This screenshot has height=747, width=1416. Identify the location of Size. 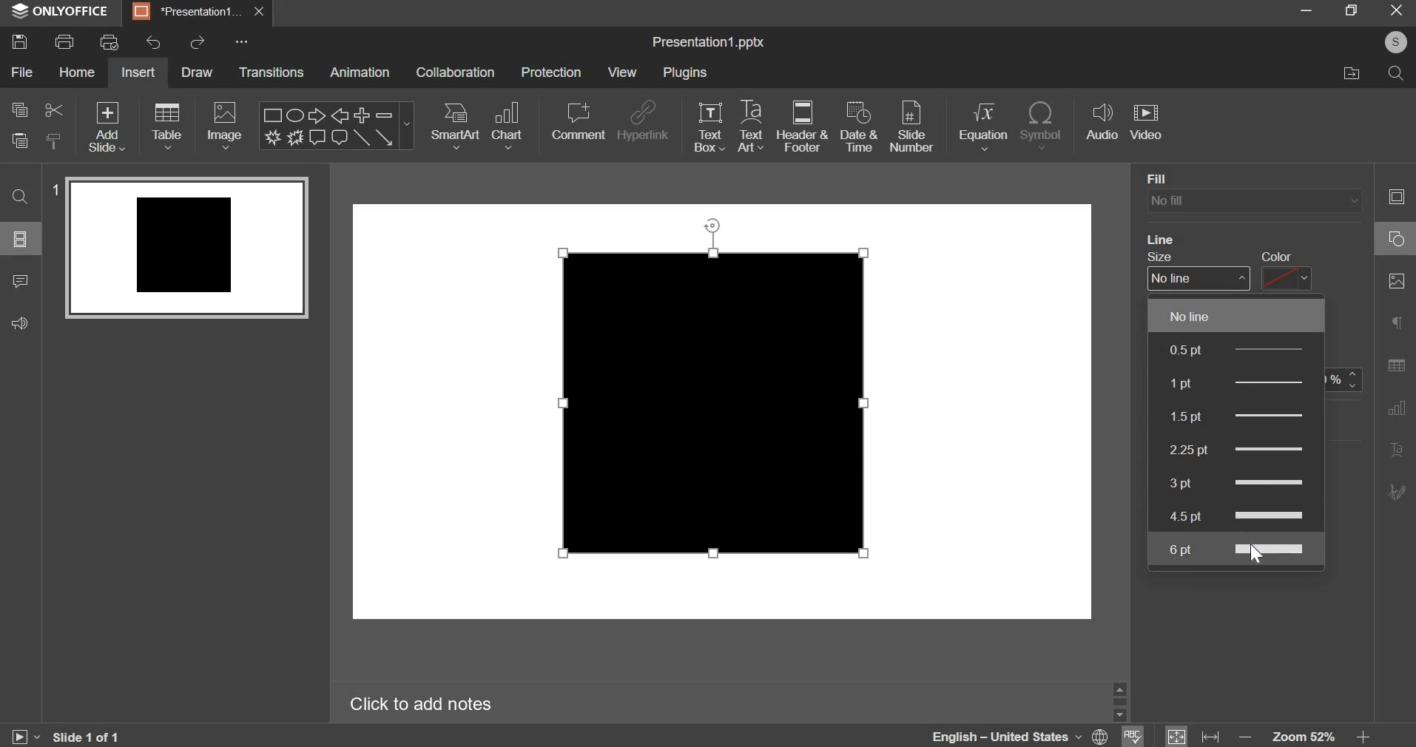
(1167, 257).